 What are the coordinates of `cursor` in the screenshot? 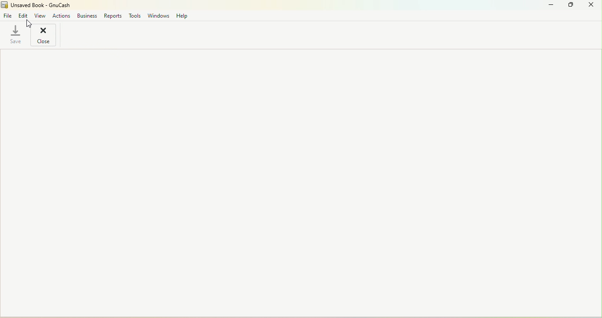 It's located at (27, 25).